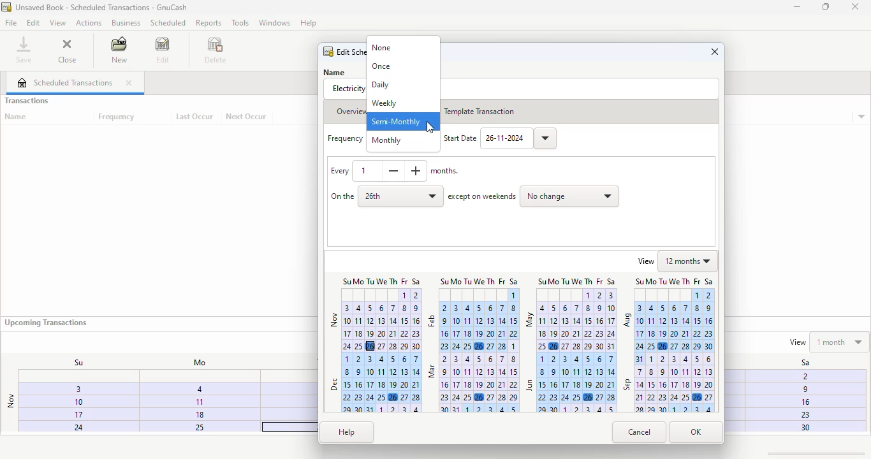 The width and height of the screenshot is (871, 459). I want to click on increase, so click(416, 171).